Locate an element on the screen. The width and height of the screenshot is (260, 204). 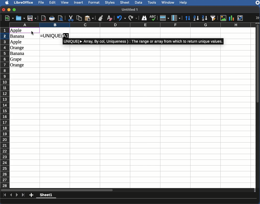
Apple is located at coordinates (17, 42).